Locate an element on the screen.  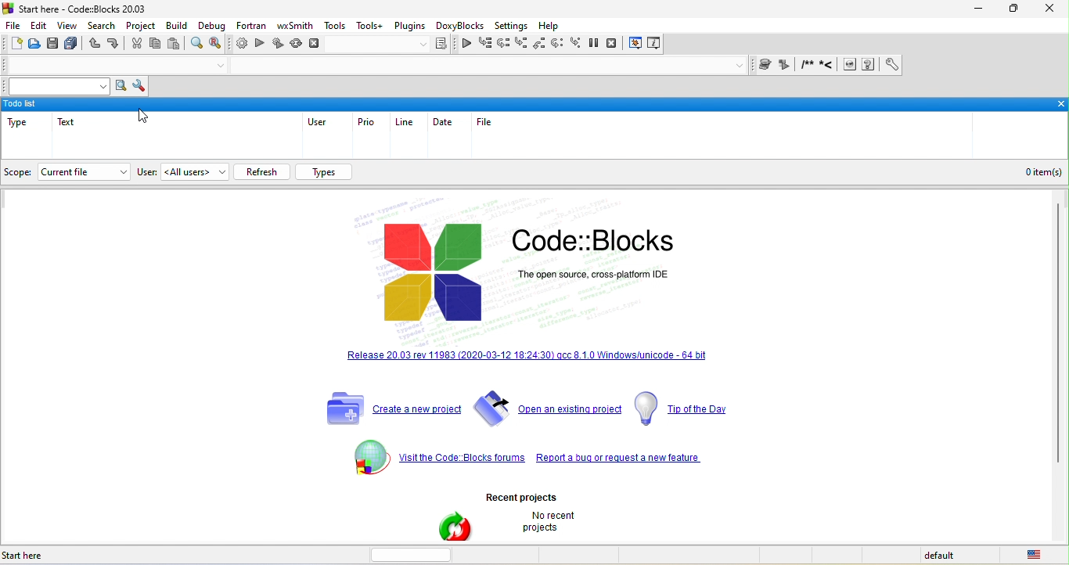
file is located at coordinates (16, 25).